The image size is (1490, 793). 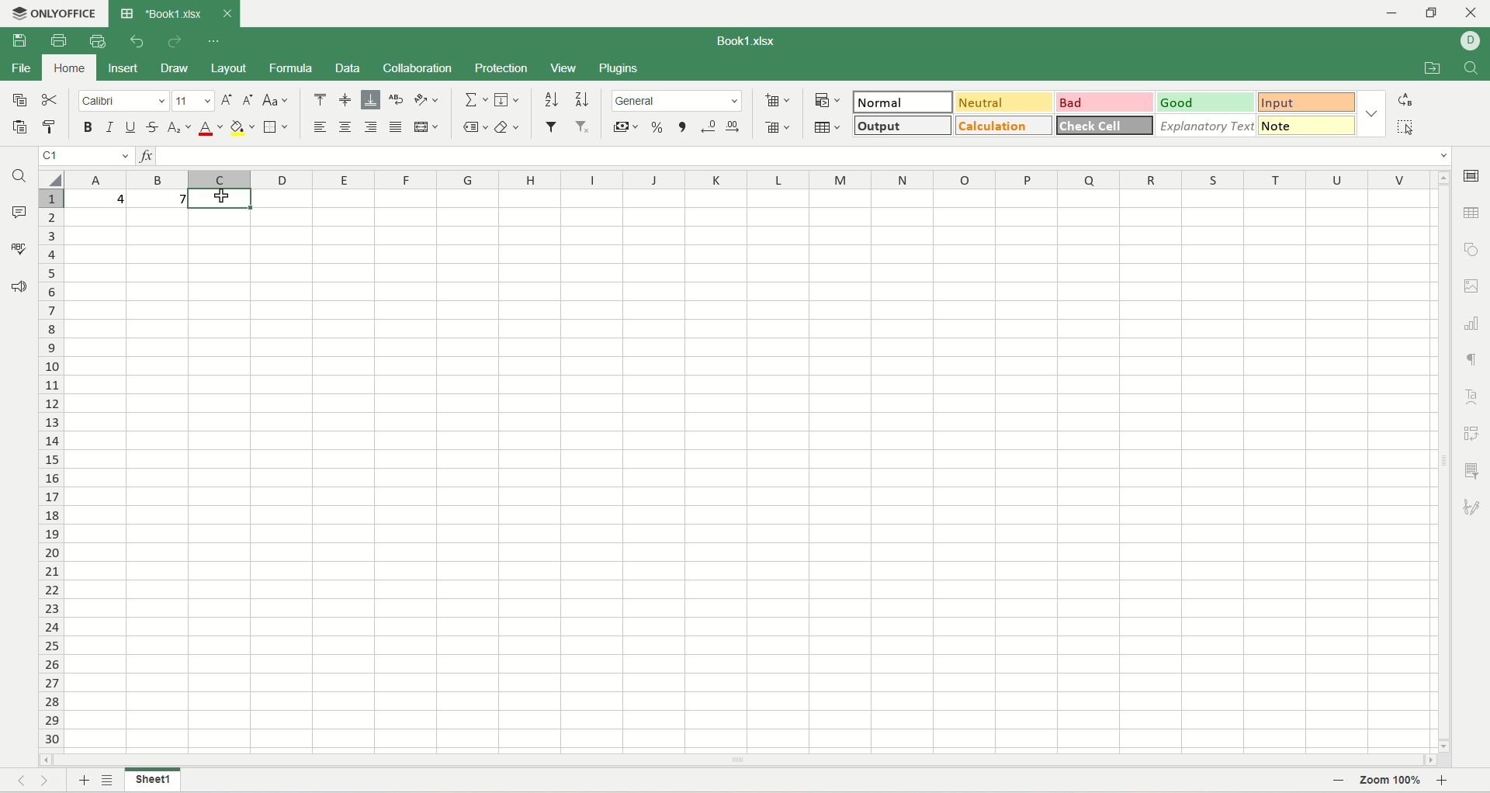 What do you see at coordinates (277, 126) in the screenshot?
I see `border` at bounding box center [277, 126].